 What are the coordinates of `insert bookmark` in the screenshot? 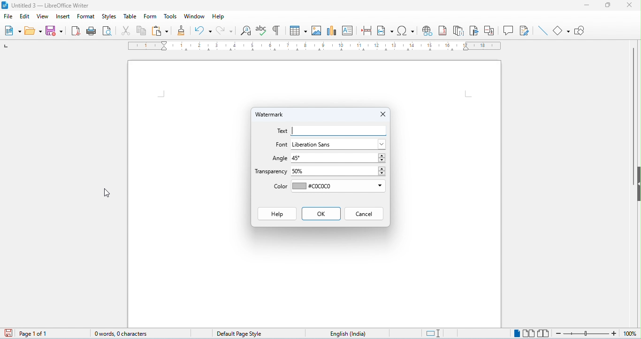 It's located at (475, 31).